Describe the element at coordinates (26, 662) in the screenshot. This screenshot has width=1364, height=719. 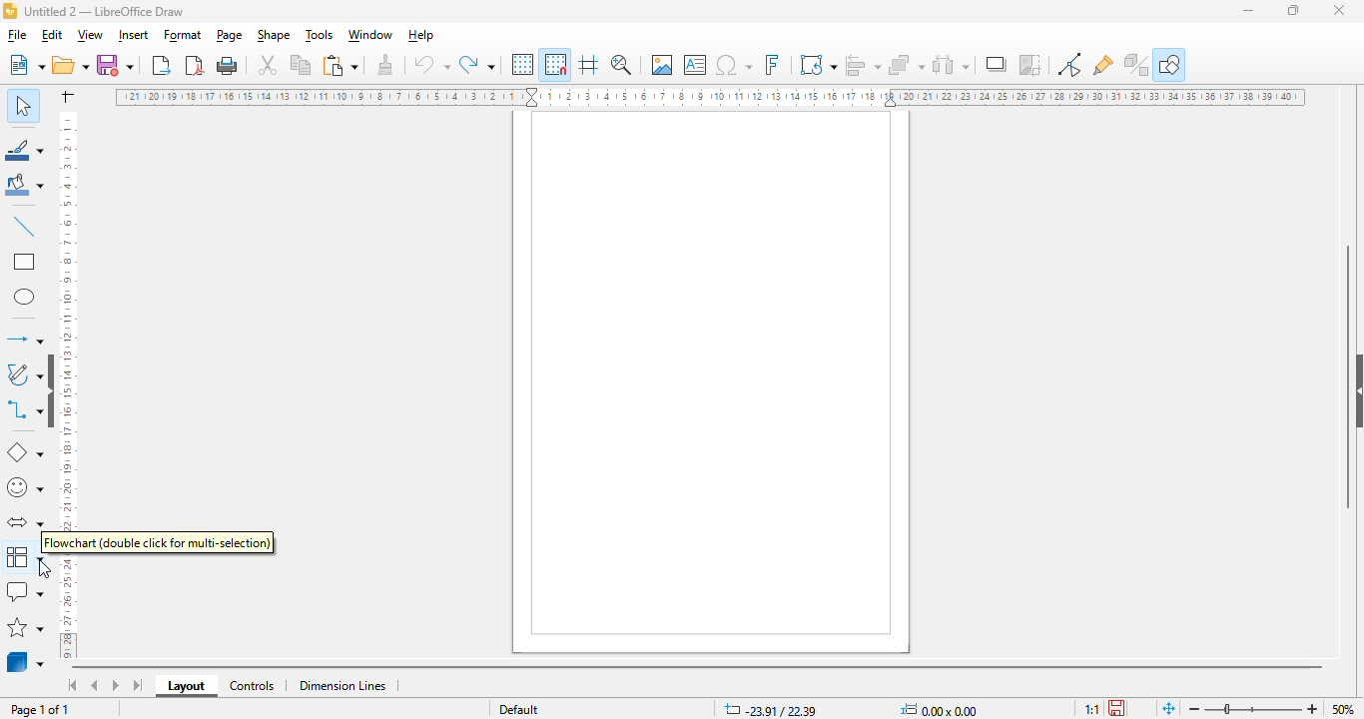
I see `3D objects` at that location.